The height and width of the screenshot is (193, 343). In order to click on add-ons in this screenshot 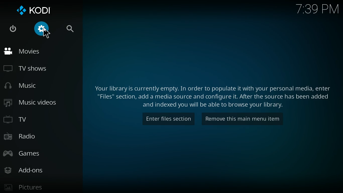, I will do `click(28, 169)`.